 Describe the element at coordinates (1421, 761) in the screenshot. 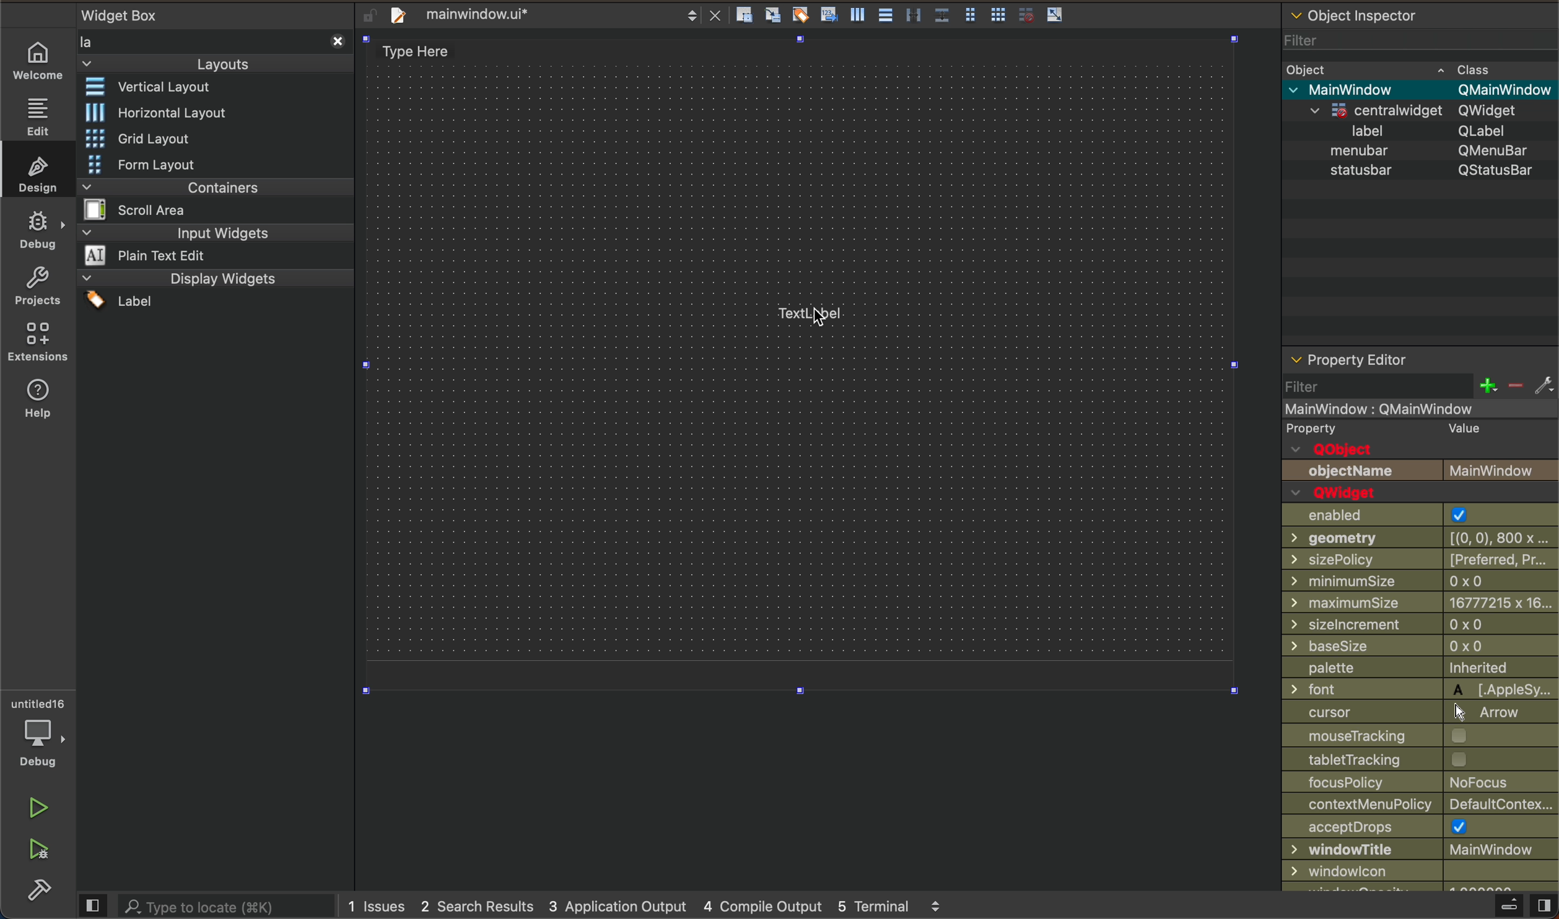

I see `tablet` at that location.